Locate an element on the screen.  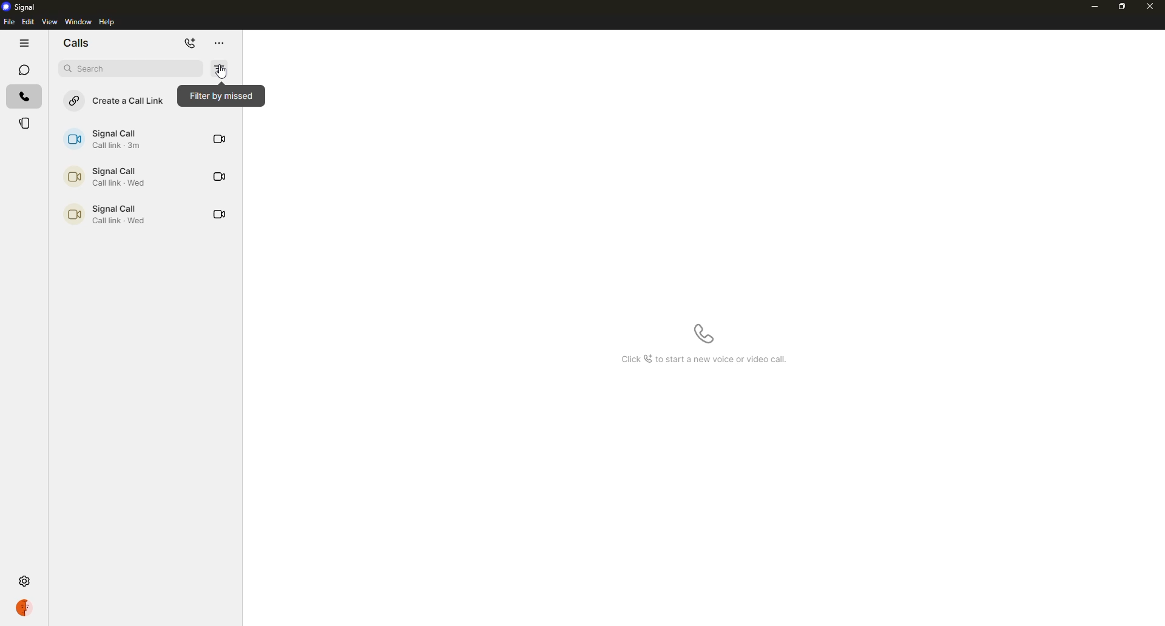
window is located at coordinates (78, 21).